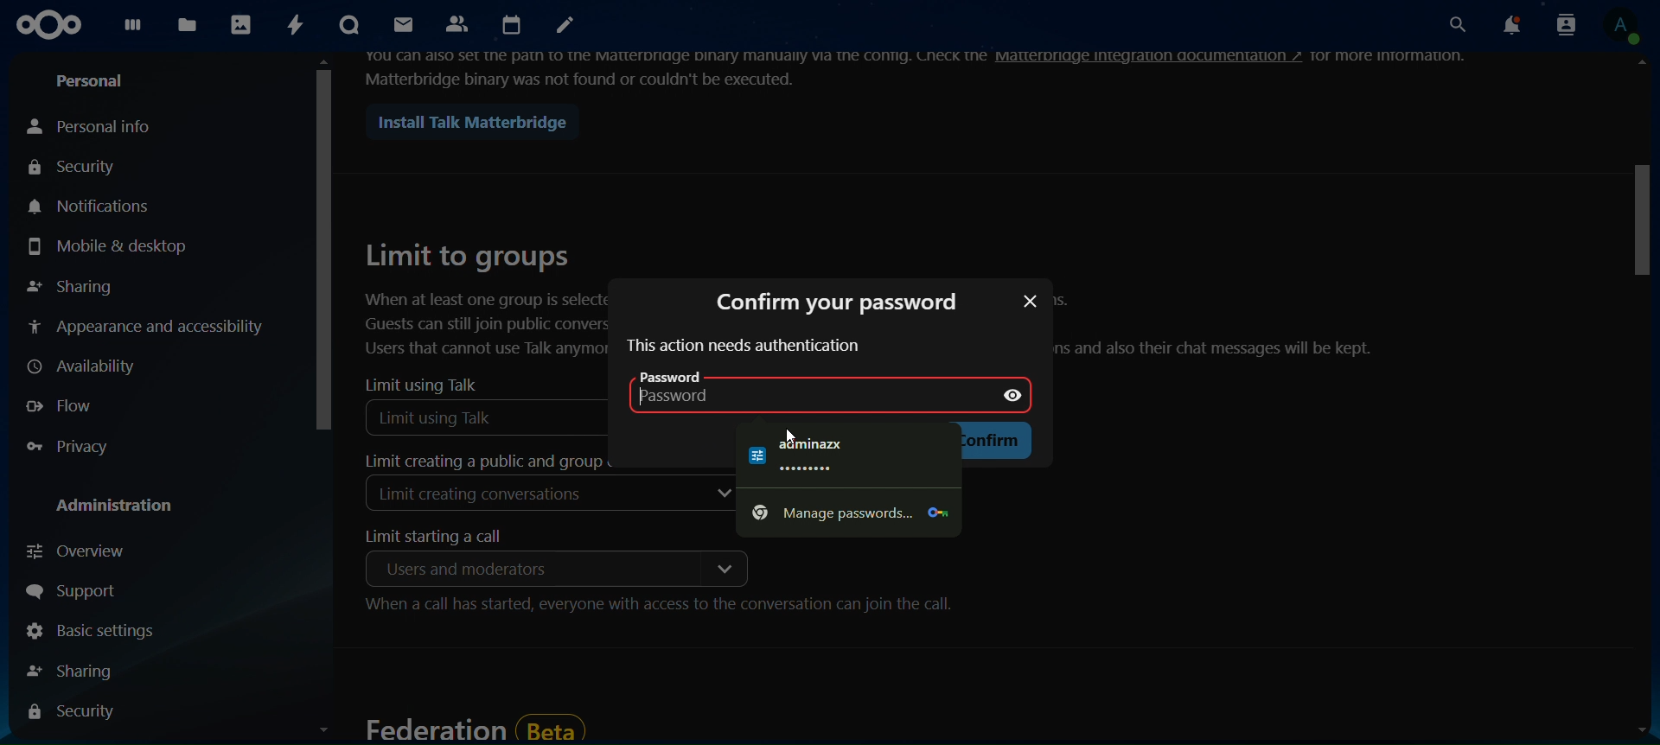 Image resolution: width=1660 pixels, height=745 pixels. Describe the element at coordinates (488, 417) in the screenshot. I see `Limit using Talk selected` at that location.